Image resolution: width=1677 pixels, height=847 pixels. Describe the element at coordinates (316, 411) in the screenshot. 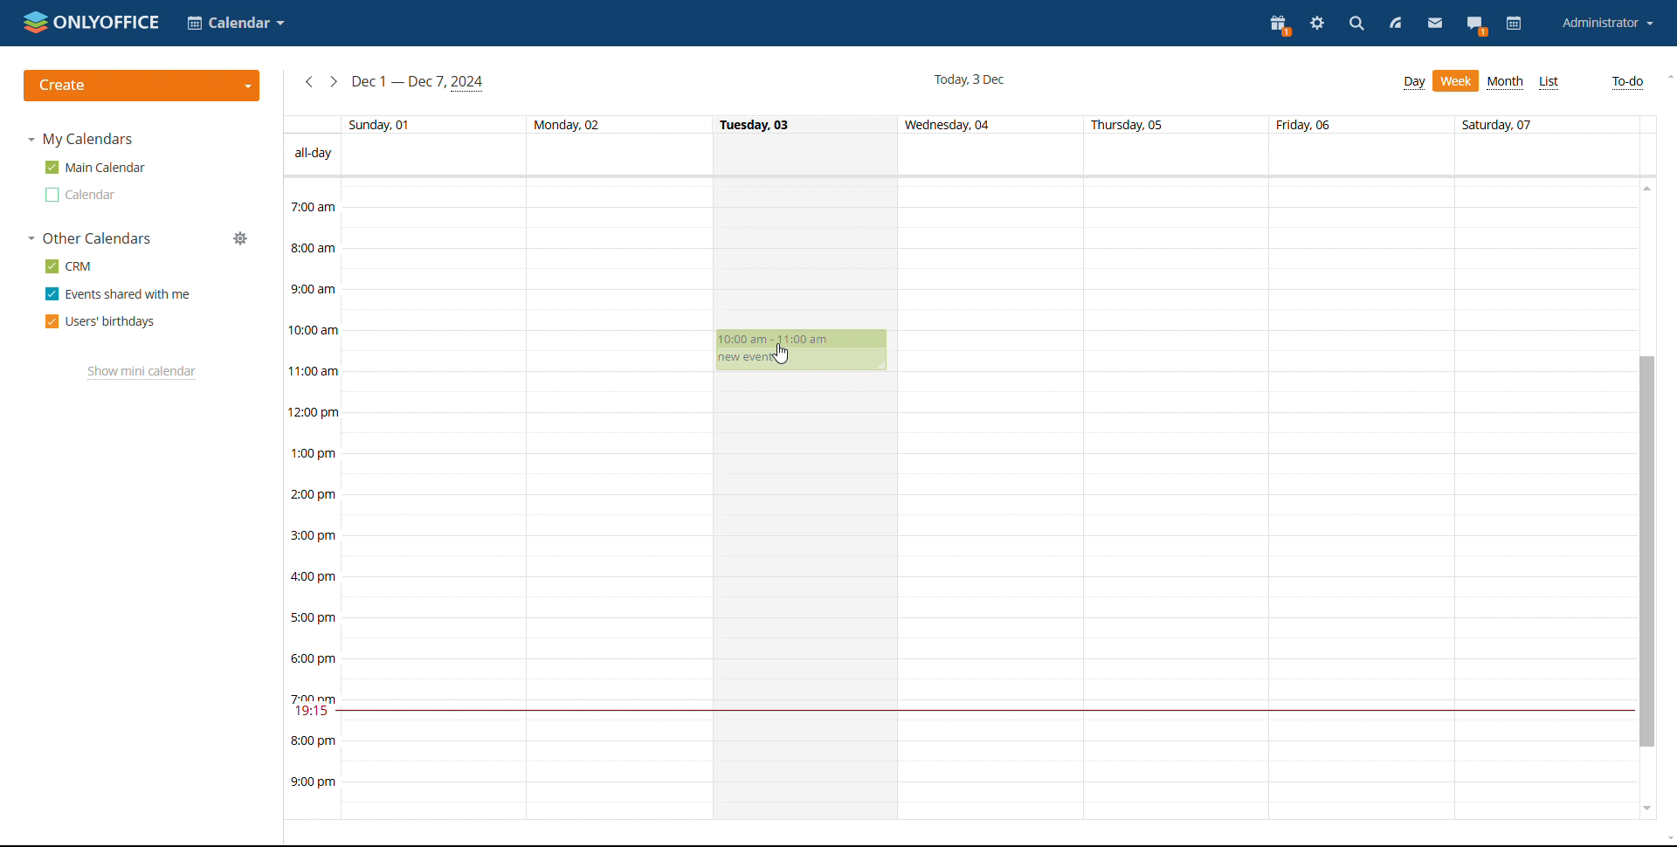

I see `12:00 pm` at that location.